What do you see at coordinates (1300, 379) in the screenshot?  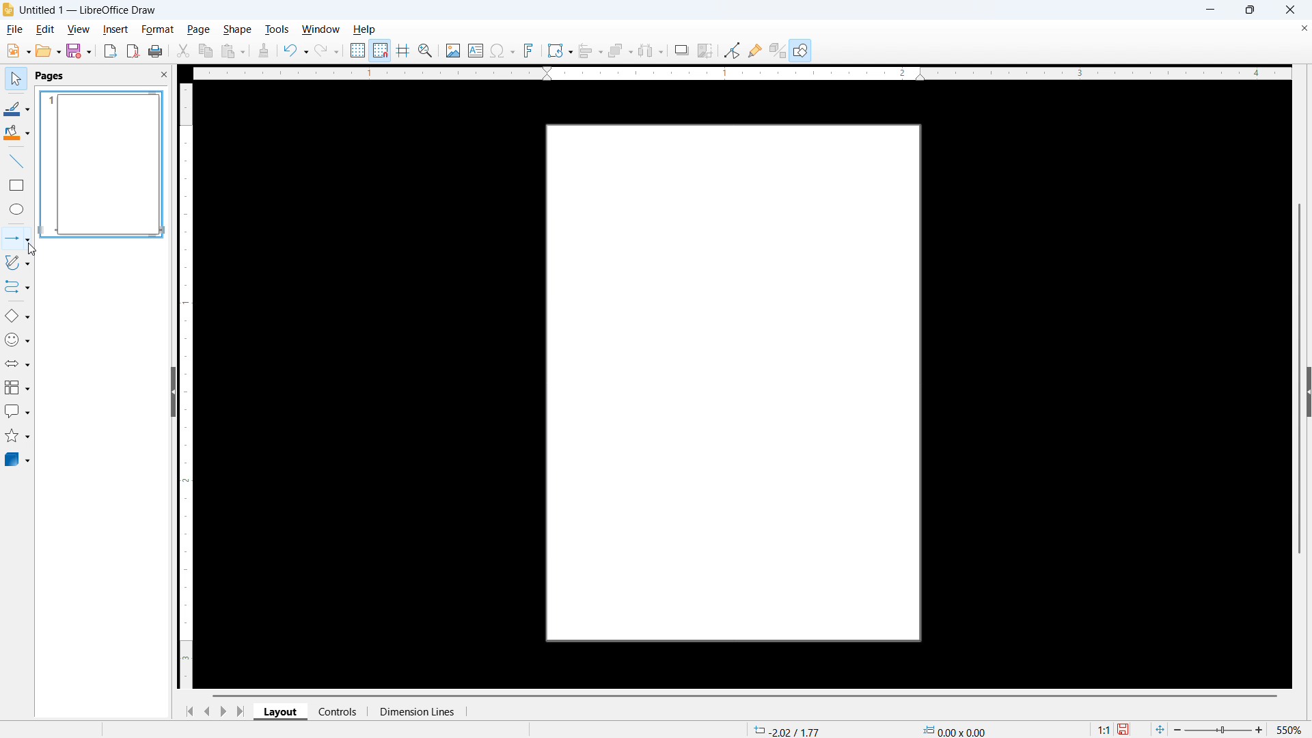 I see `Vertical scroll bar ` at bounding box center [1300, 379].